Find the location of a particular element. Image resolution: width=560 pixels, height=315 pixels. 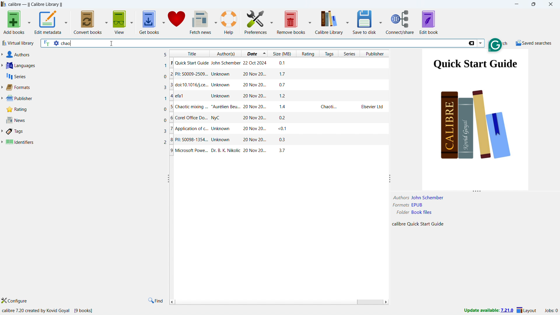

sort by rating is located at coordinates (307, 53).